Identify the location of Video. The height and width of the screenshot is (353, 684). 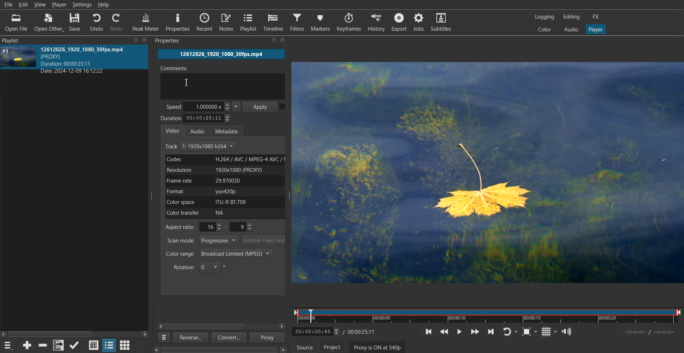
(173, 130).